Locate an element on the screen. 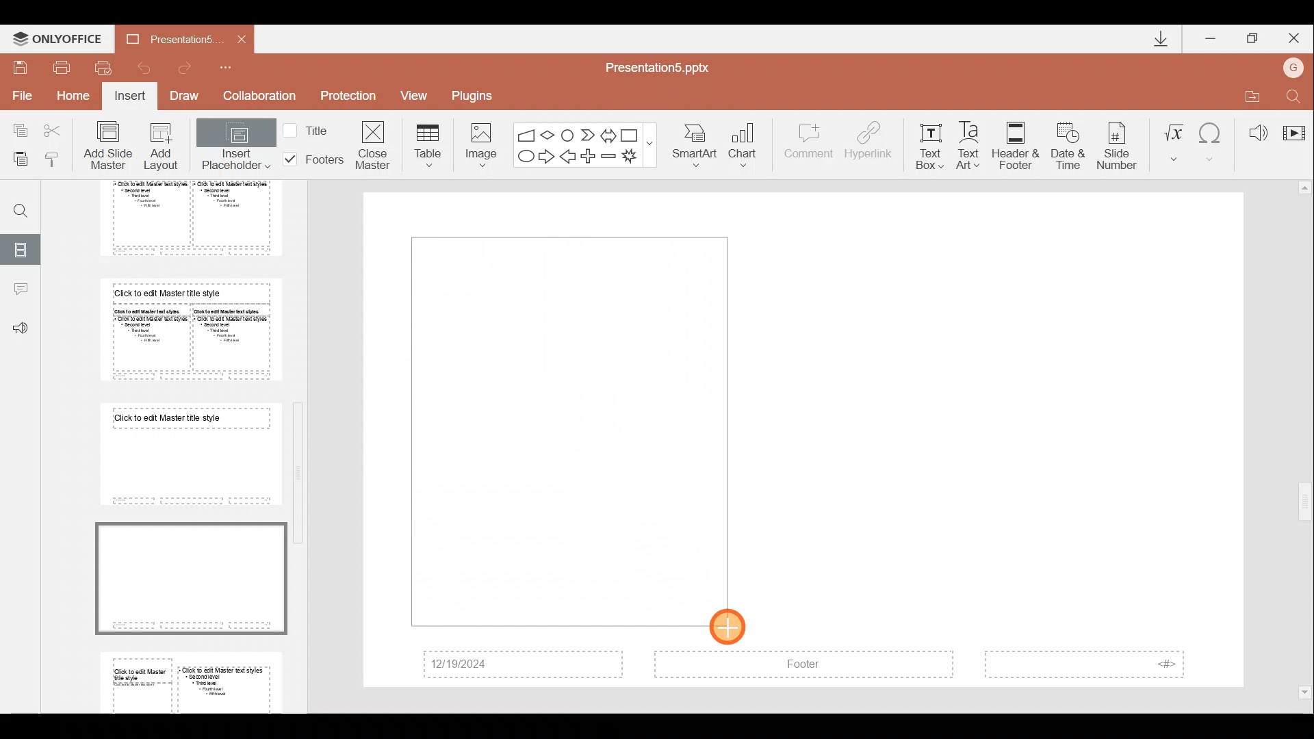 The height and width of the screenshot is (739, 1314). Close is located at coordinates (1296, 36).